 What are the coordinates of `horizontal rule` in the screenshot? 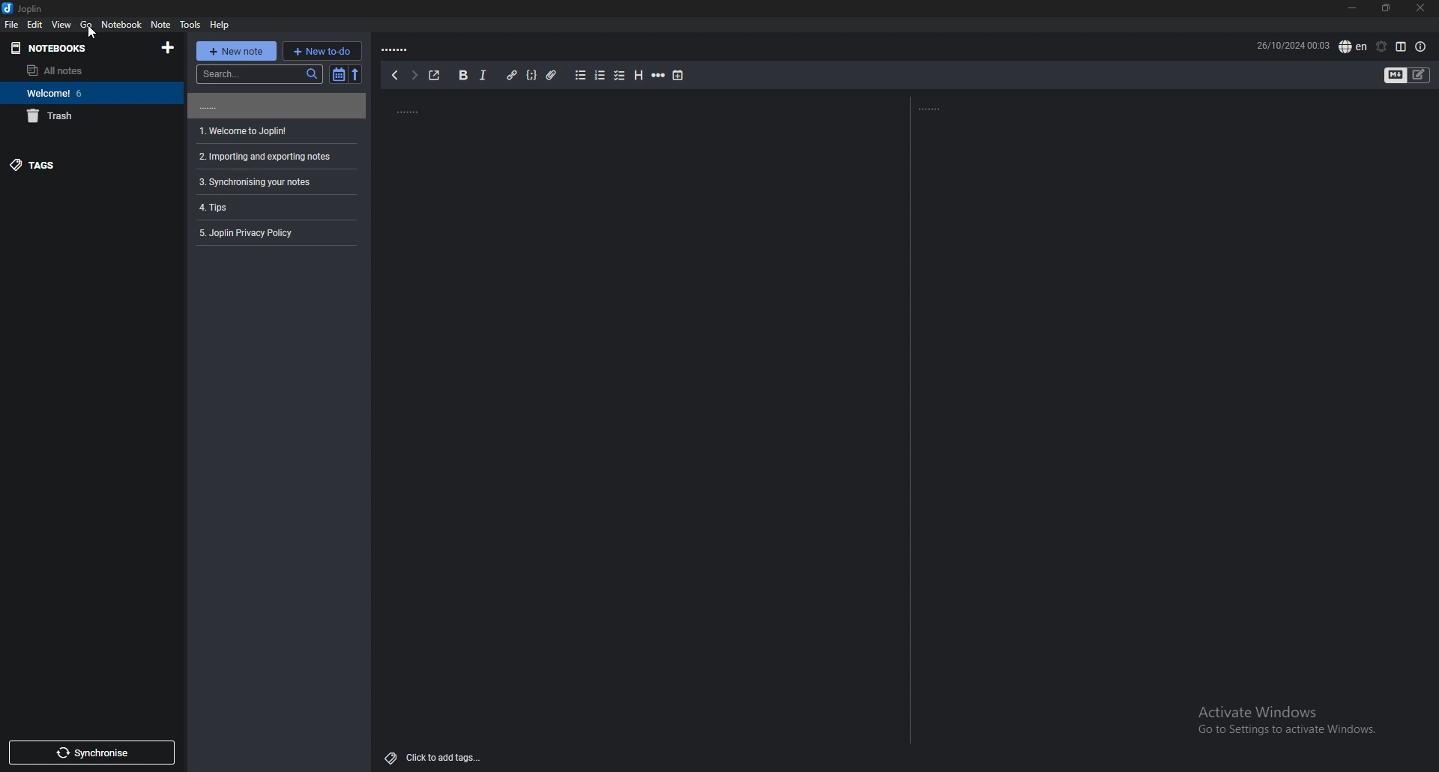 It's located at (659, 76).